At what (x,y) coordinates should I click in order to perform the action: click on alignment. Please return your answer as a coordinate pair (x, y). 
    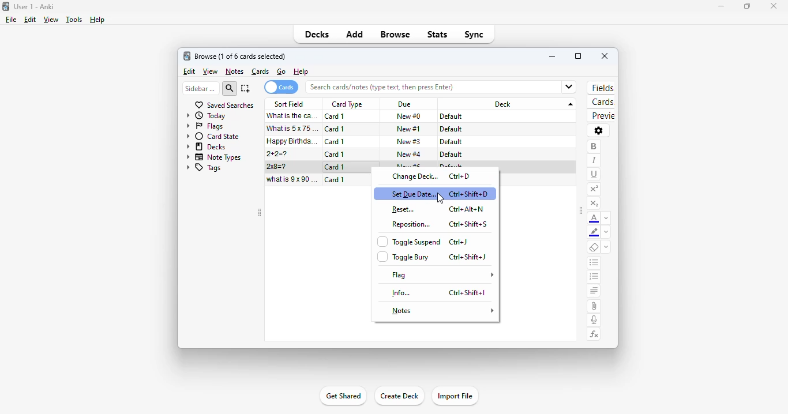
    Looking at the image, I should click on (594, 292).